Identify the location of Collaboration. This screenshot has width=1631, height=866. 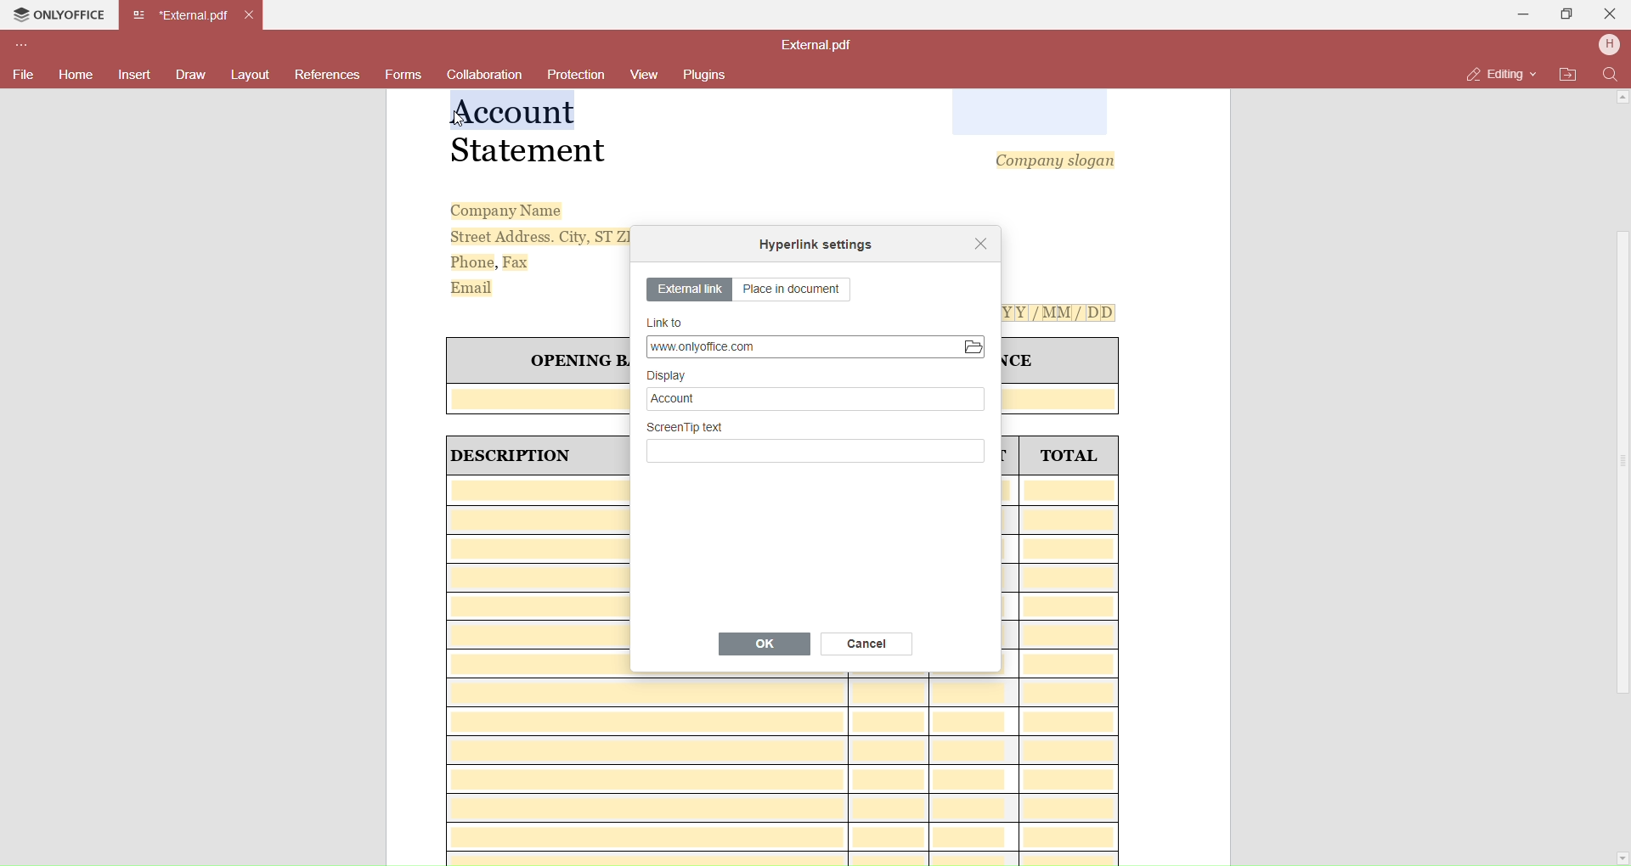
(485, 76).